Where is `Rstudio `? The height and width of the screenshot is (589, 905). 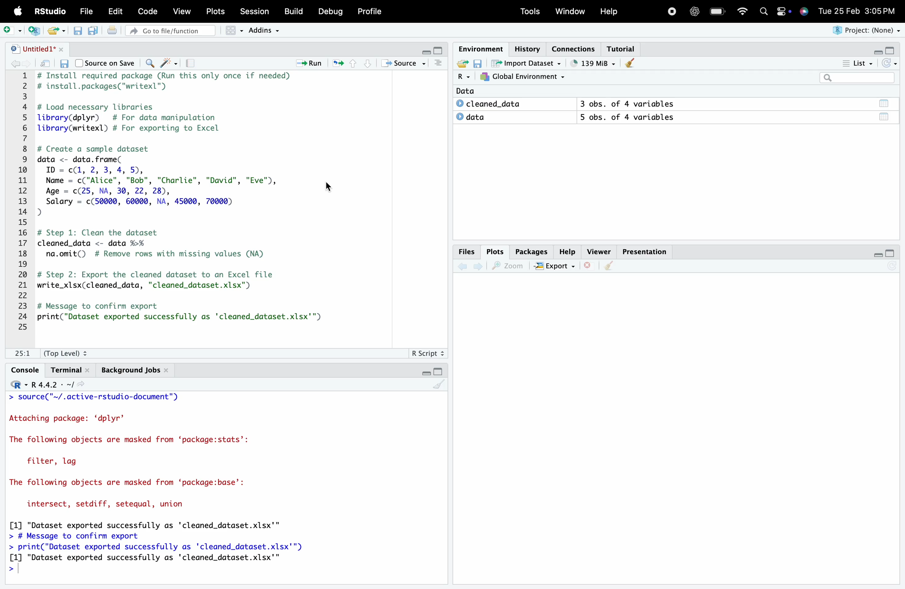
Rstudio  is located at coordinates (18, 384).